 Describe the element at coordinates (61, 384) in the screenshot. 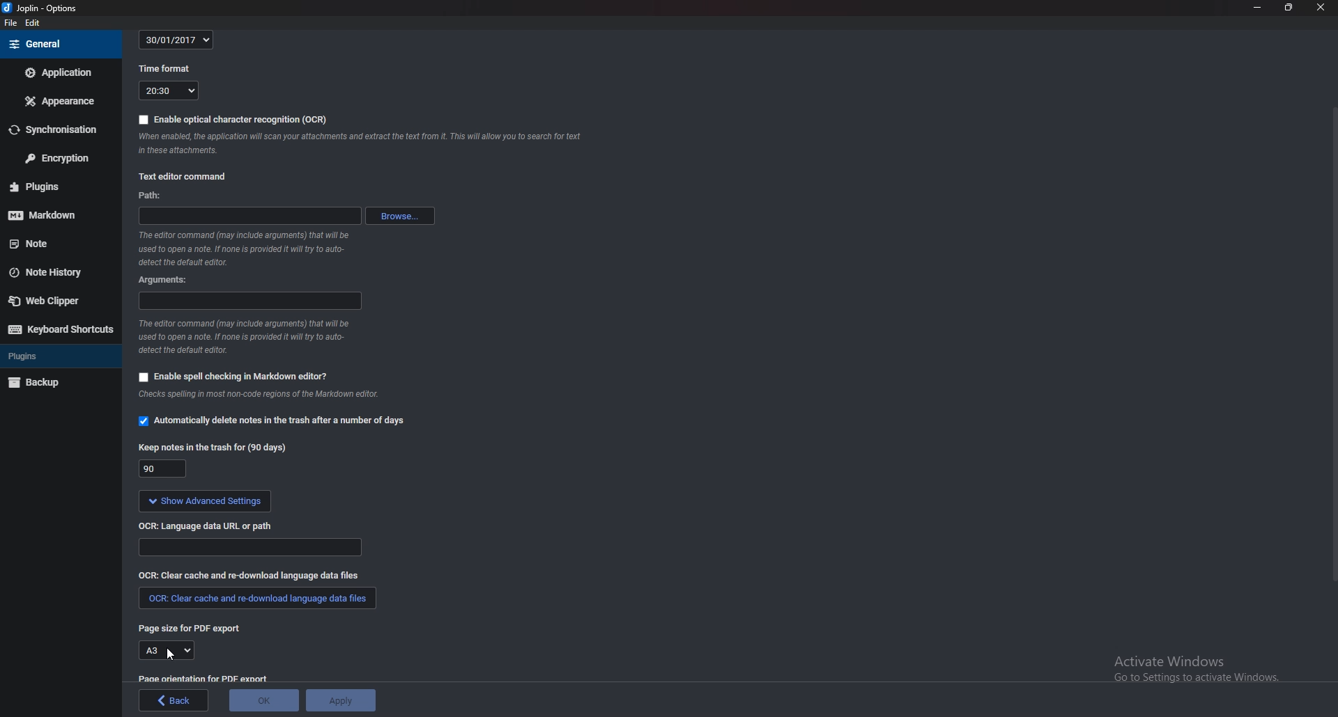

I see `Back up` at that location.